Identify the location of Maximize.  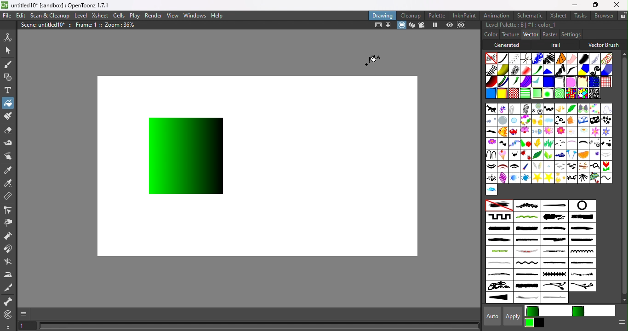
(594, 6).